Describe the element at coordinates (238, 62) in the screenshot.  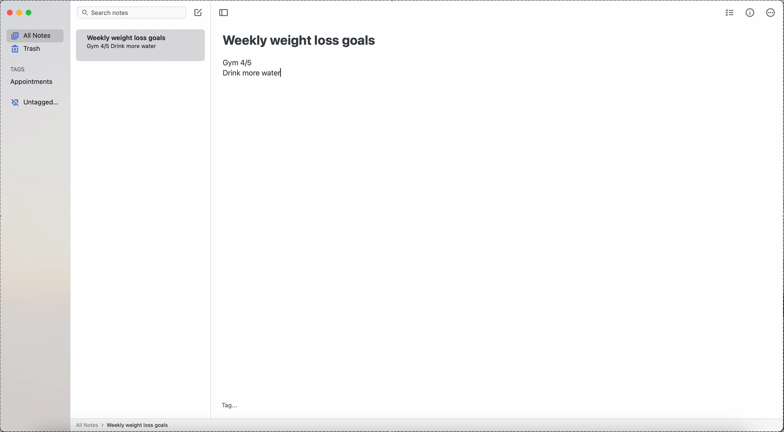
I see `Gym 4/5` at that location.